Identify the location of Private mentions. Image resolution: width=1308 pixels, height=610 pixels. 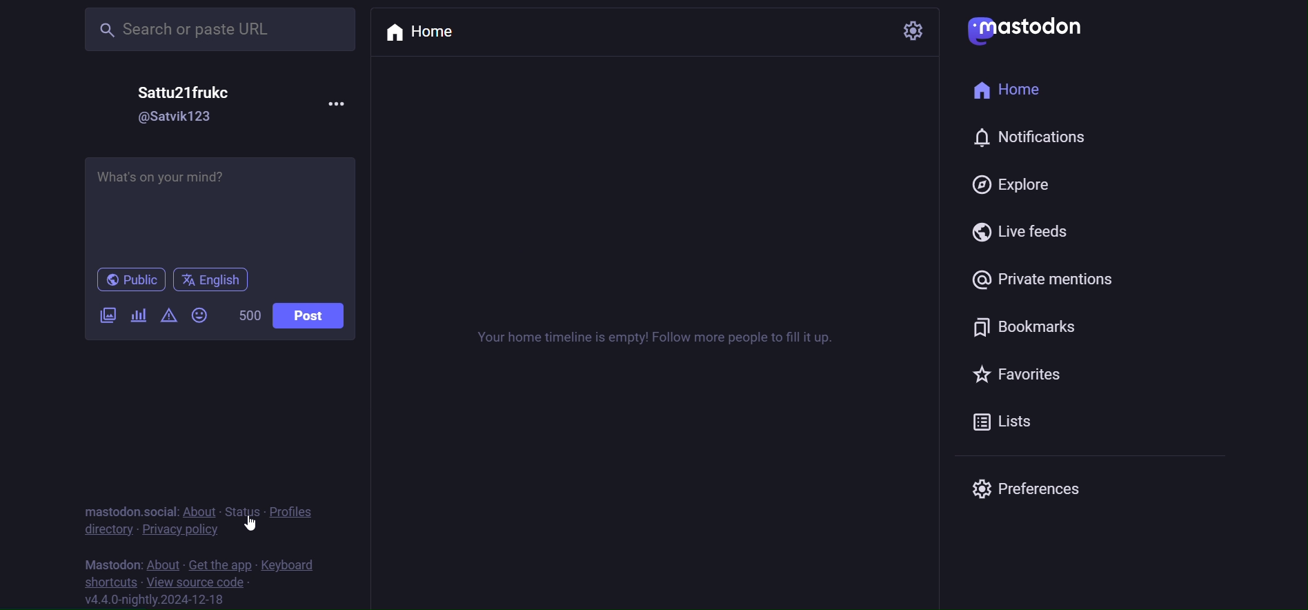
(1042, 279).